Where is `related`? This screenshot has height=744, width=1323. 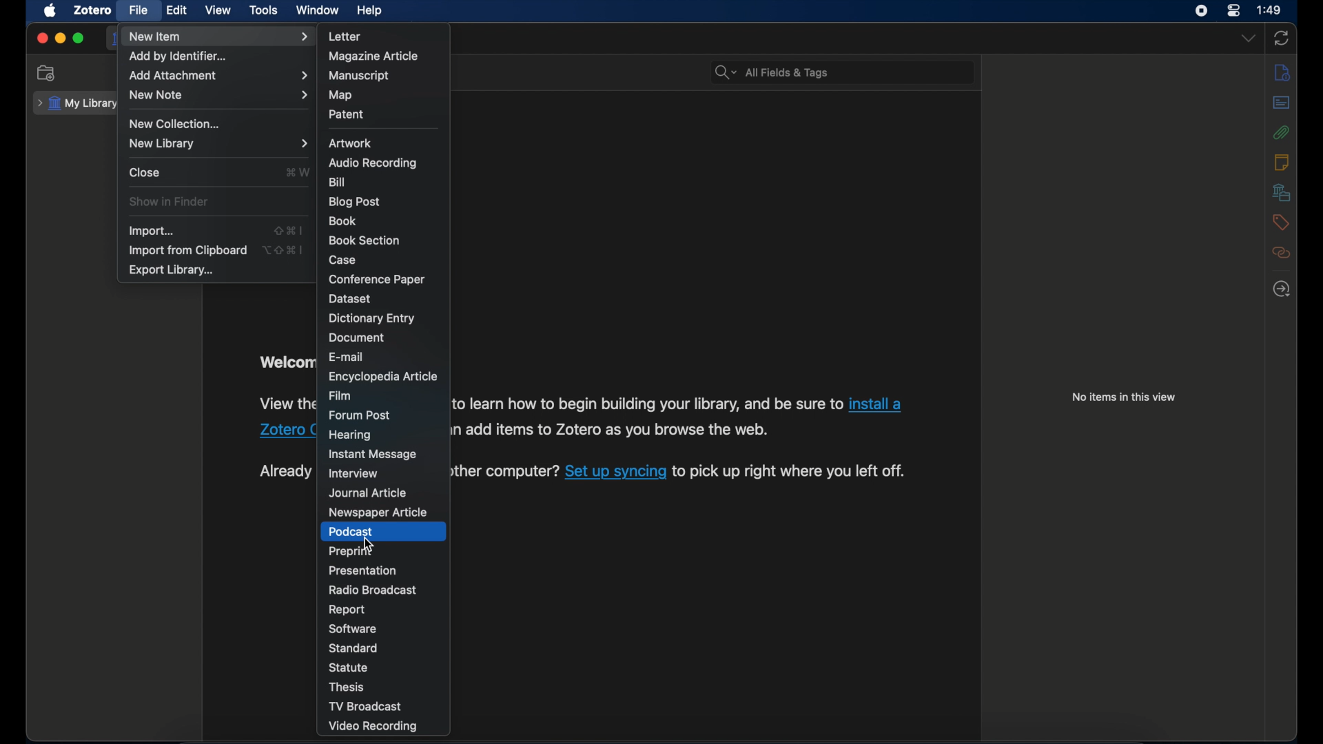
related is located at coordinates (1282, 254).